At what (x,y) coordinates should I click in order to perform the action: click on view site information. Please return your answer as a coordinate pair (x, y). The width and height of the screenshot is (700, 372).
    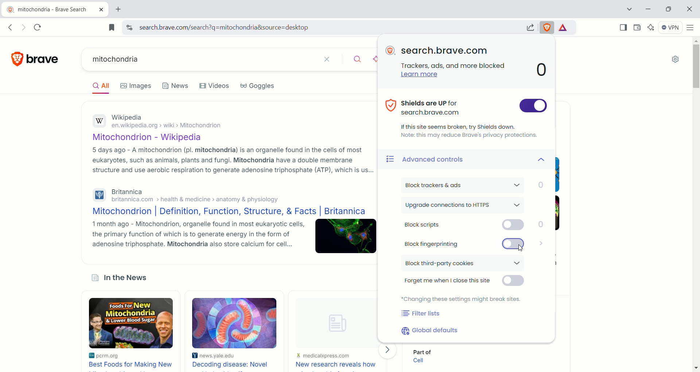
    Looking at the image, I should click on (129, 27).